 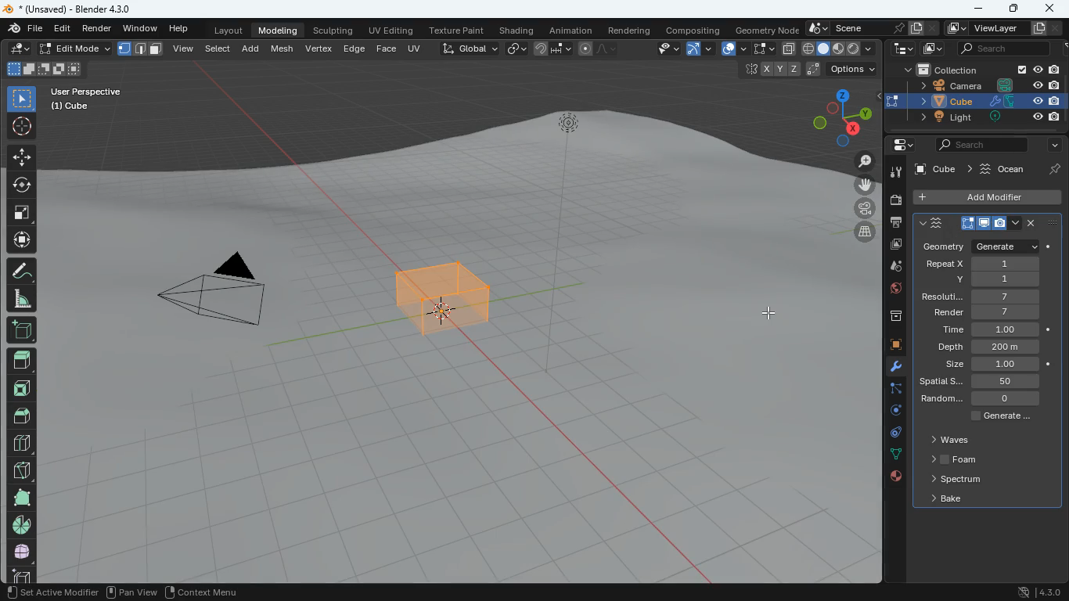 I want to click on camera, so click(x=894, y=200).